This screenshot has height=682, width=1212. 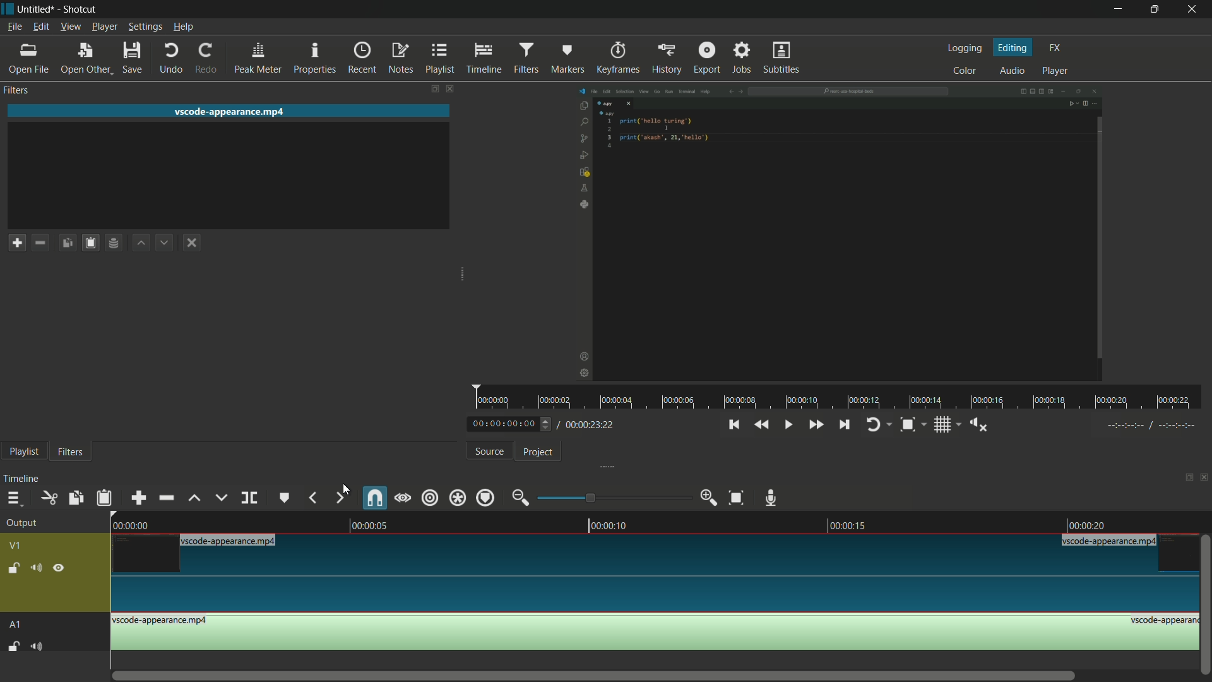 What do you see at coordinates (184, 28) in the screenshot?
I see `help menu` at bounding box center [184, 28].